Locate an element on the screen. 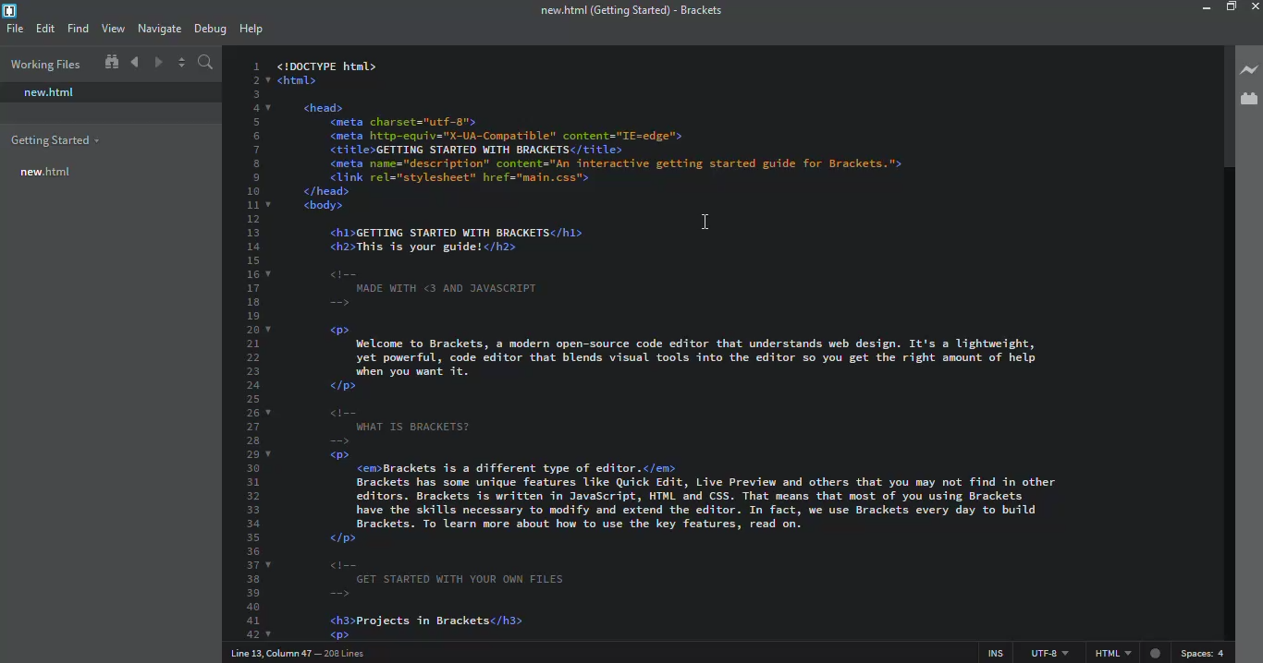  working files is located at coordinates (44, 64).